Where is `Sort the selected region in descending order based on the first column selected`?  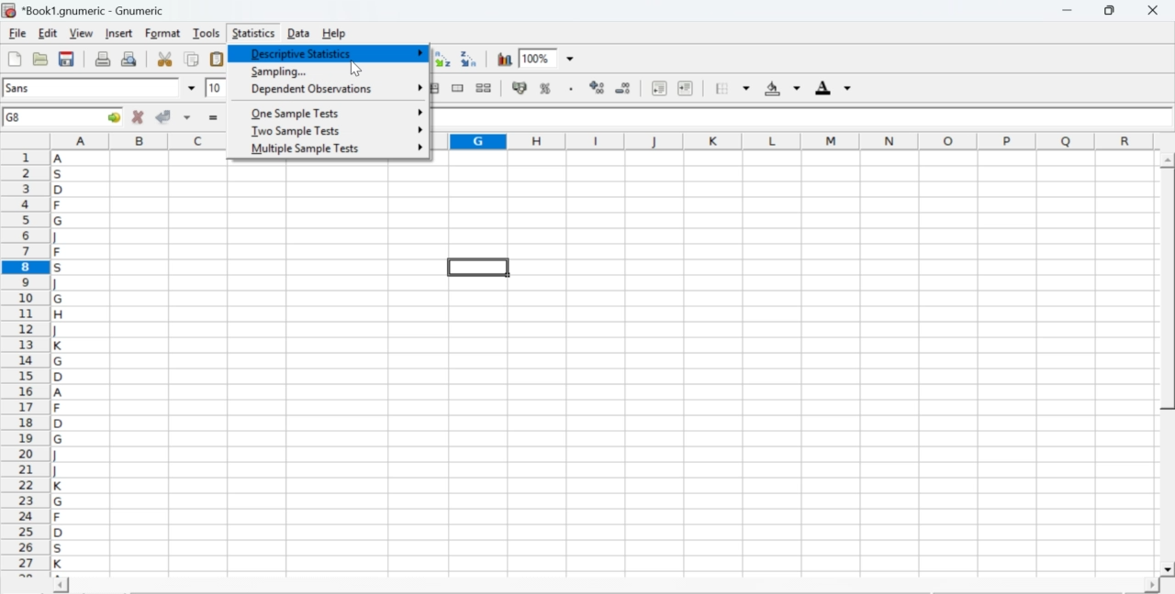
Sort the selected region in descending order based on the first column selected is located at coordinates (470, 57).